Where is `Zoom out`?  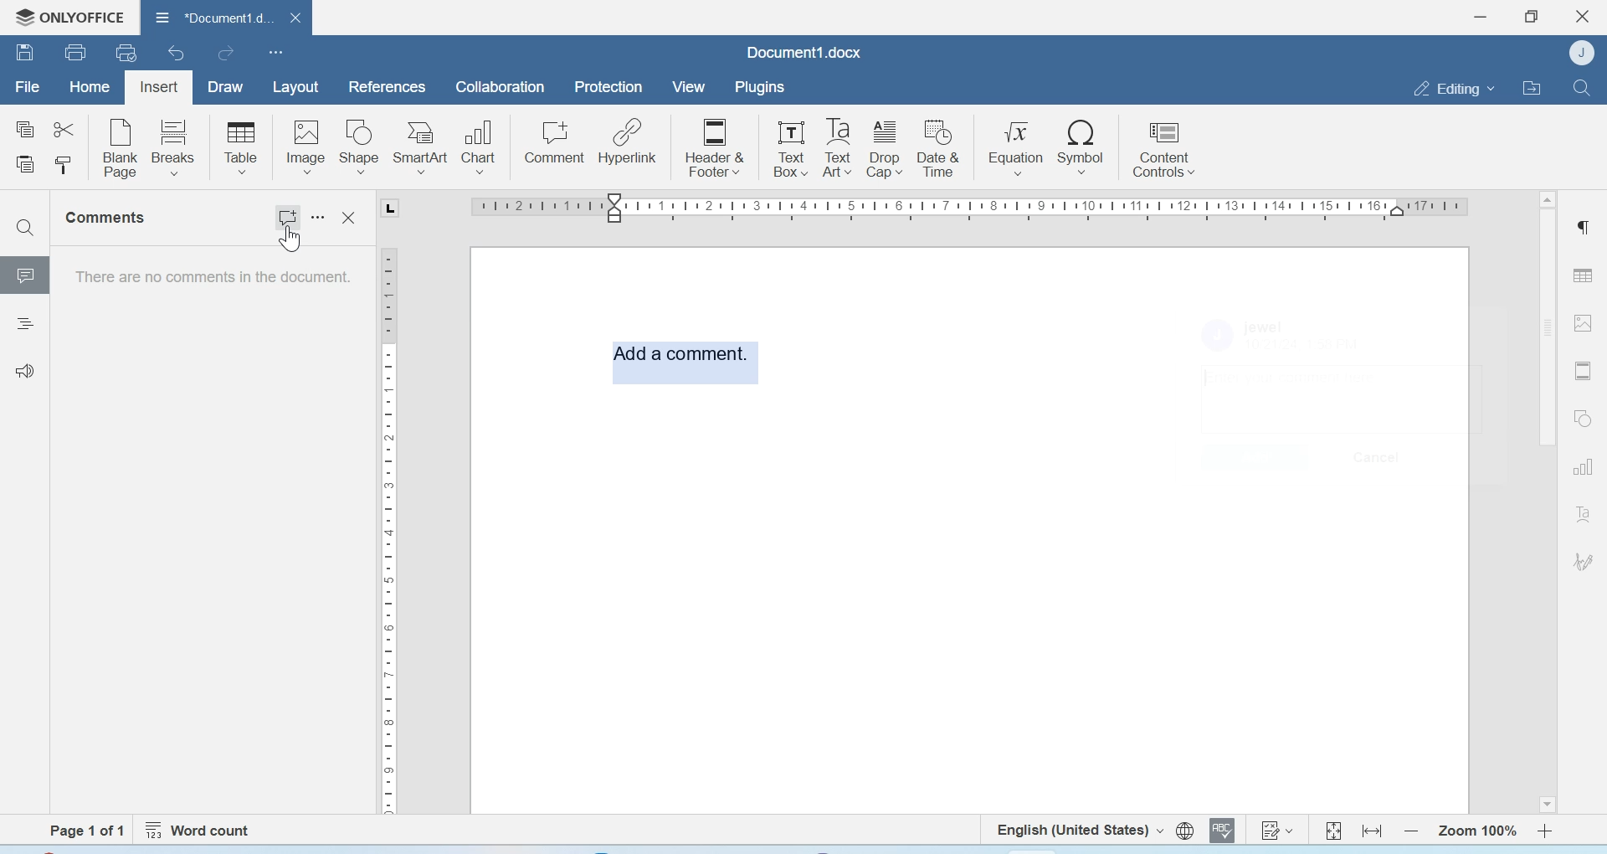
Zoom out is located at coordinates (1411, 831).